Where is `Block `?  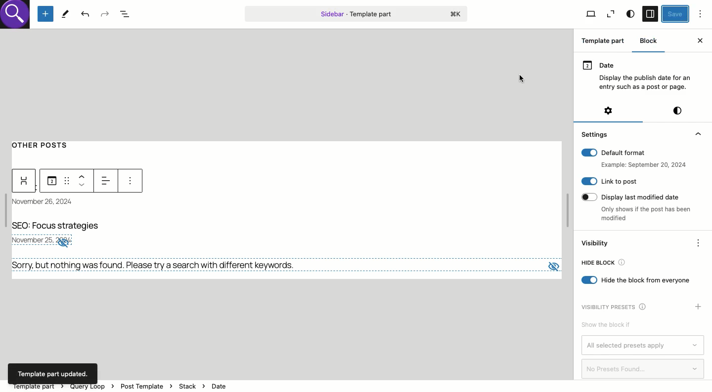 Block  is located at coordinates (650, 40).